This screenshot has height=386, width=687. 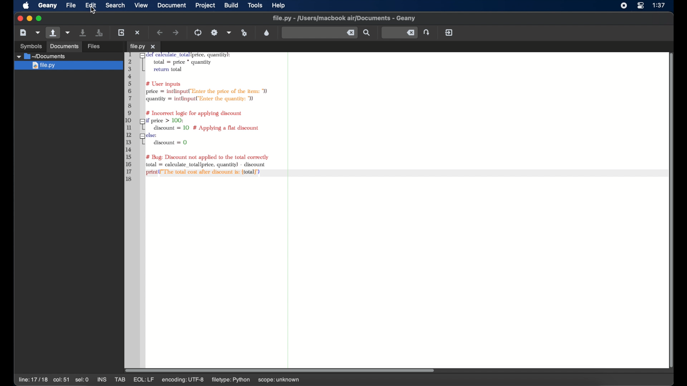 I want to click on symbols, so click(x=31, y=46).